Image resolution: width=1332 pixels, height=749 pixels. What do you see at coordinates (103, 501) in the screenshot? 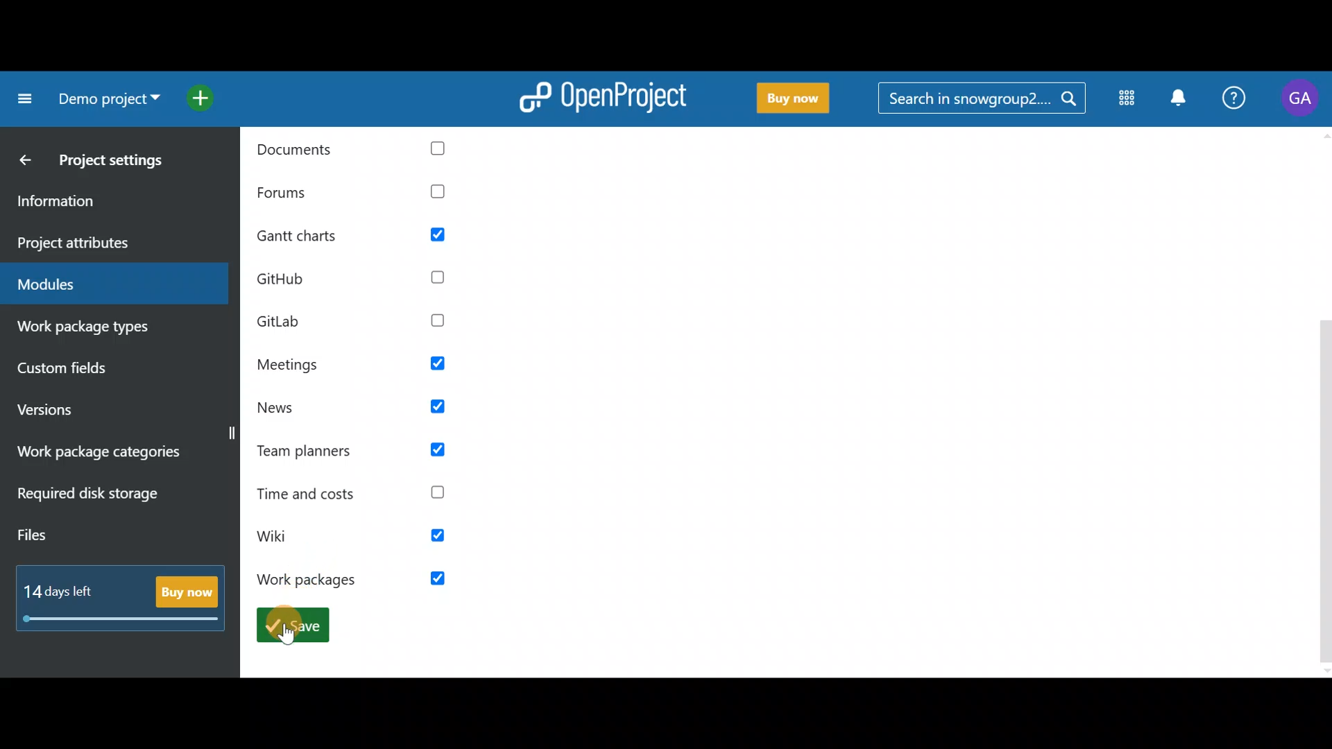
I see `Required disk storage` at bounding box center [103, 501].